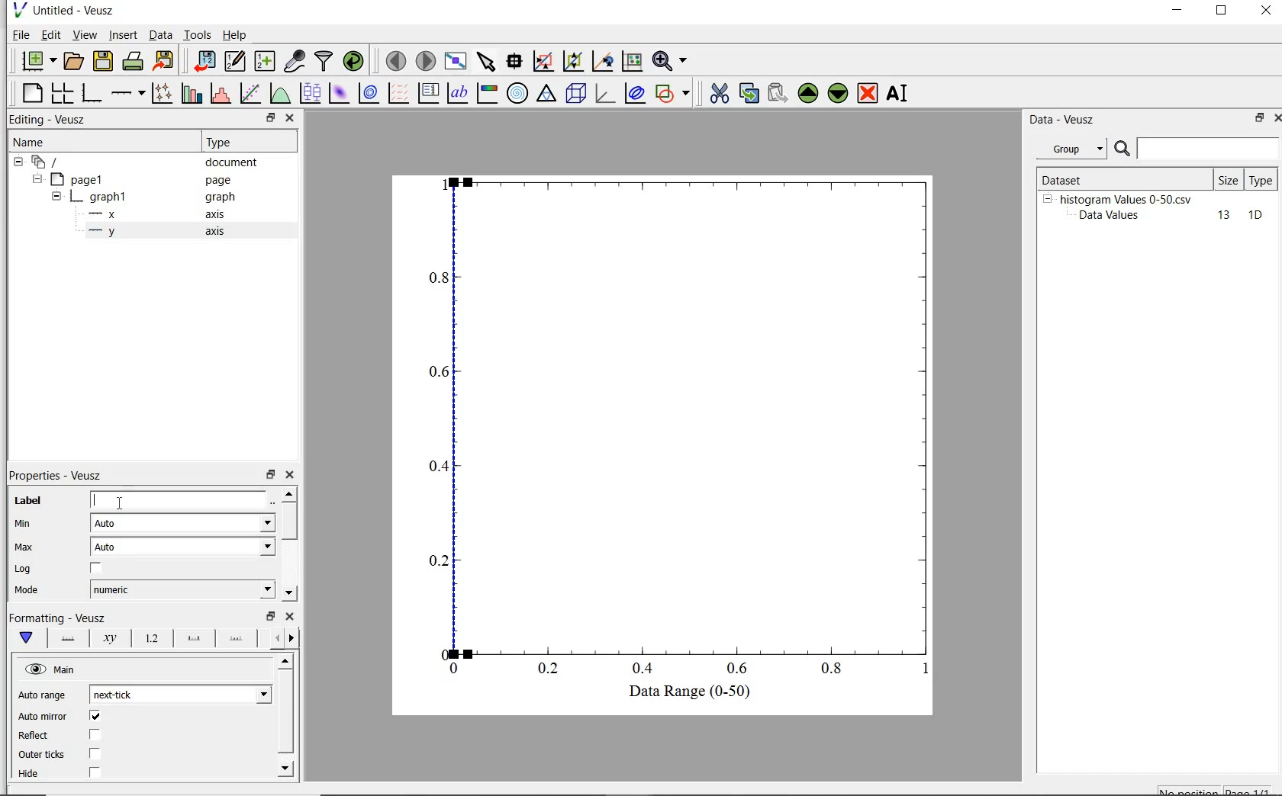 This screenshot has width=1282, height=796. What do you see at coordinates (271, 616) in the screenshot?
I see `restore down` at bounding box center [271, 616].